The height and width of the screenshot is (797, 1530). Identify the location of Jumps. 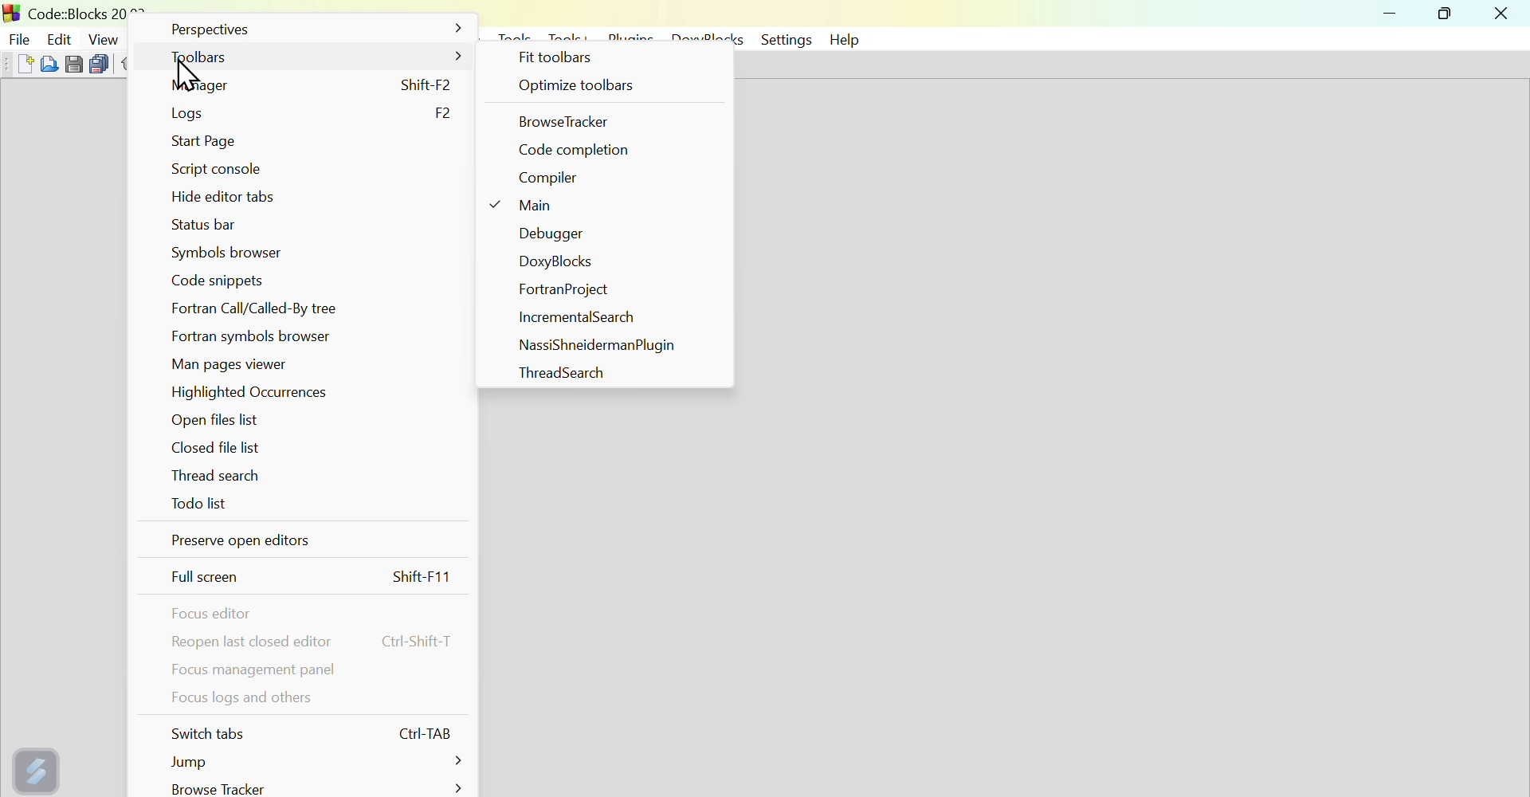
(306, 762).